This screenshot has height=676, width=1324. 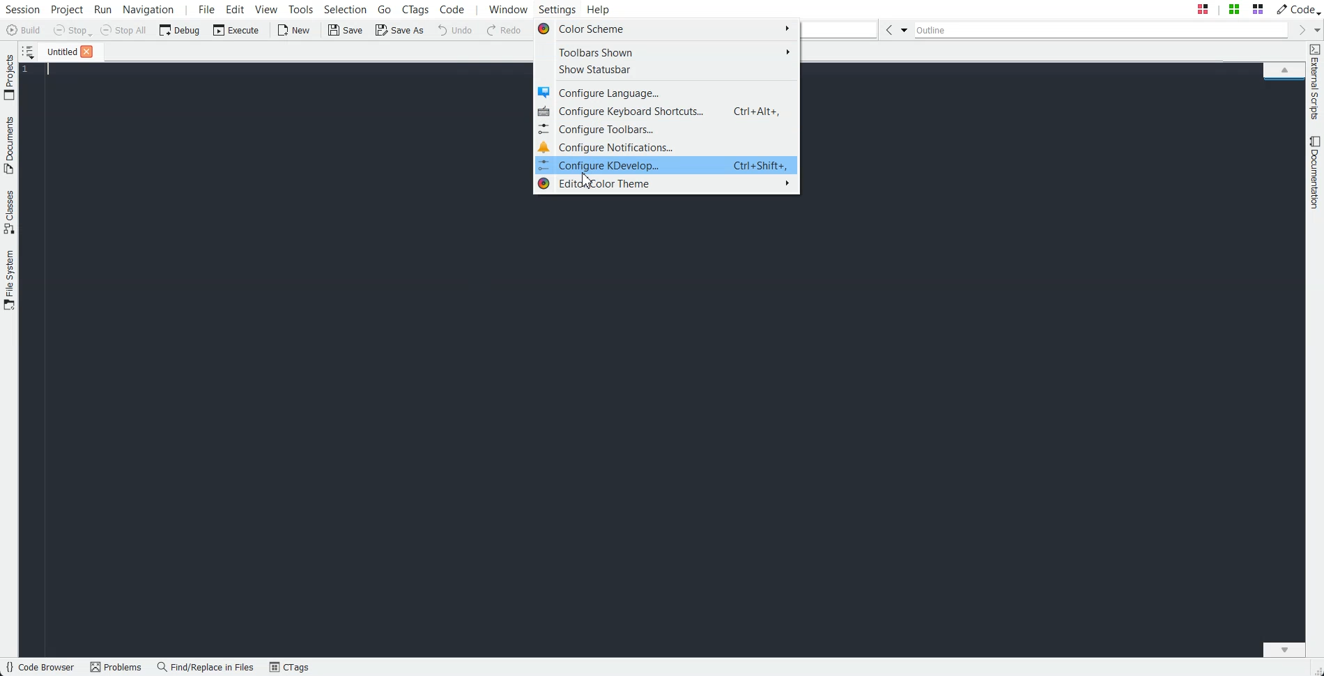 I want to click on Run, so click(x=102, y=9).